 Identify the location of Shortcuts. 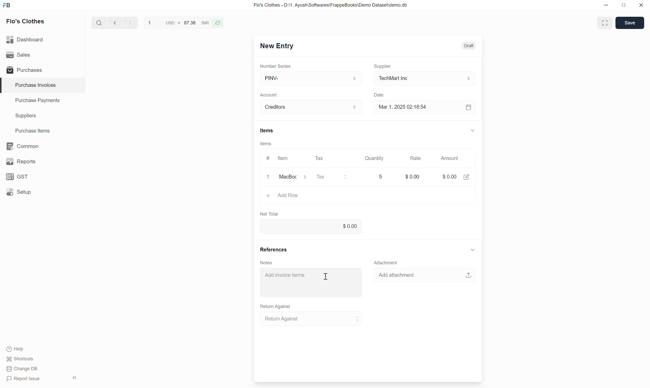
(20, 359).